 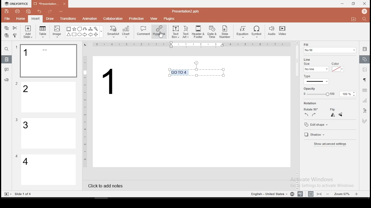 I want to click on line color, so click(x=337, y=69).